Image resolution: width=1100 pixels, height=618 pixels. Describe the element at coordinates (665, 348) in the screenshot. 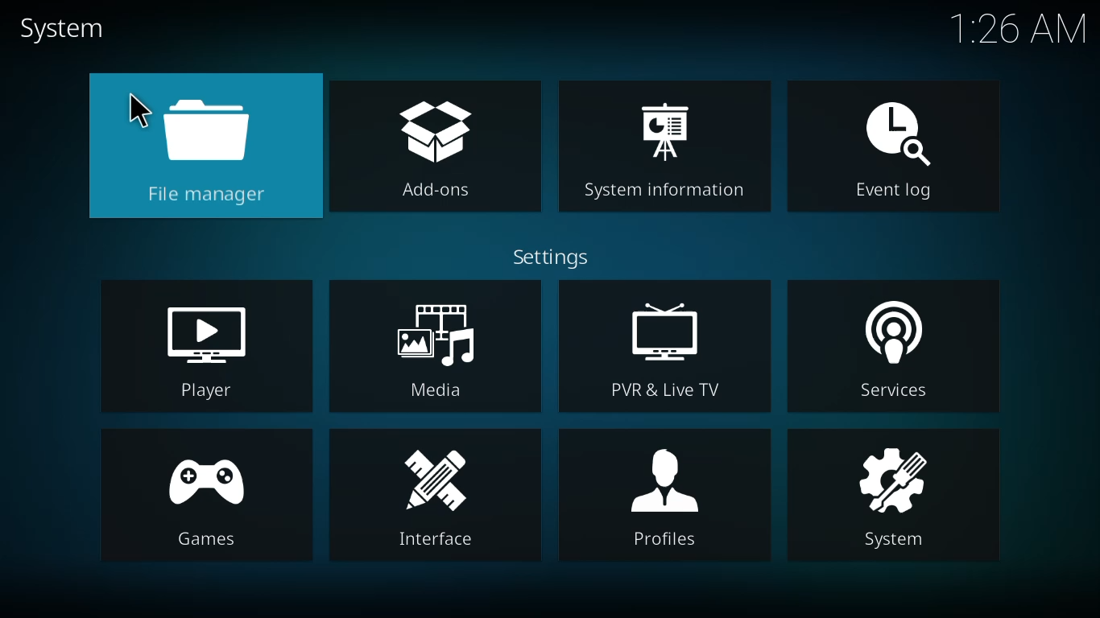

I see `pvr & live tv` at that location.